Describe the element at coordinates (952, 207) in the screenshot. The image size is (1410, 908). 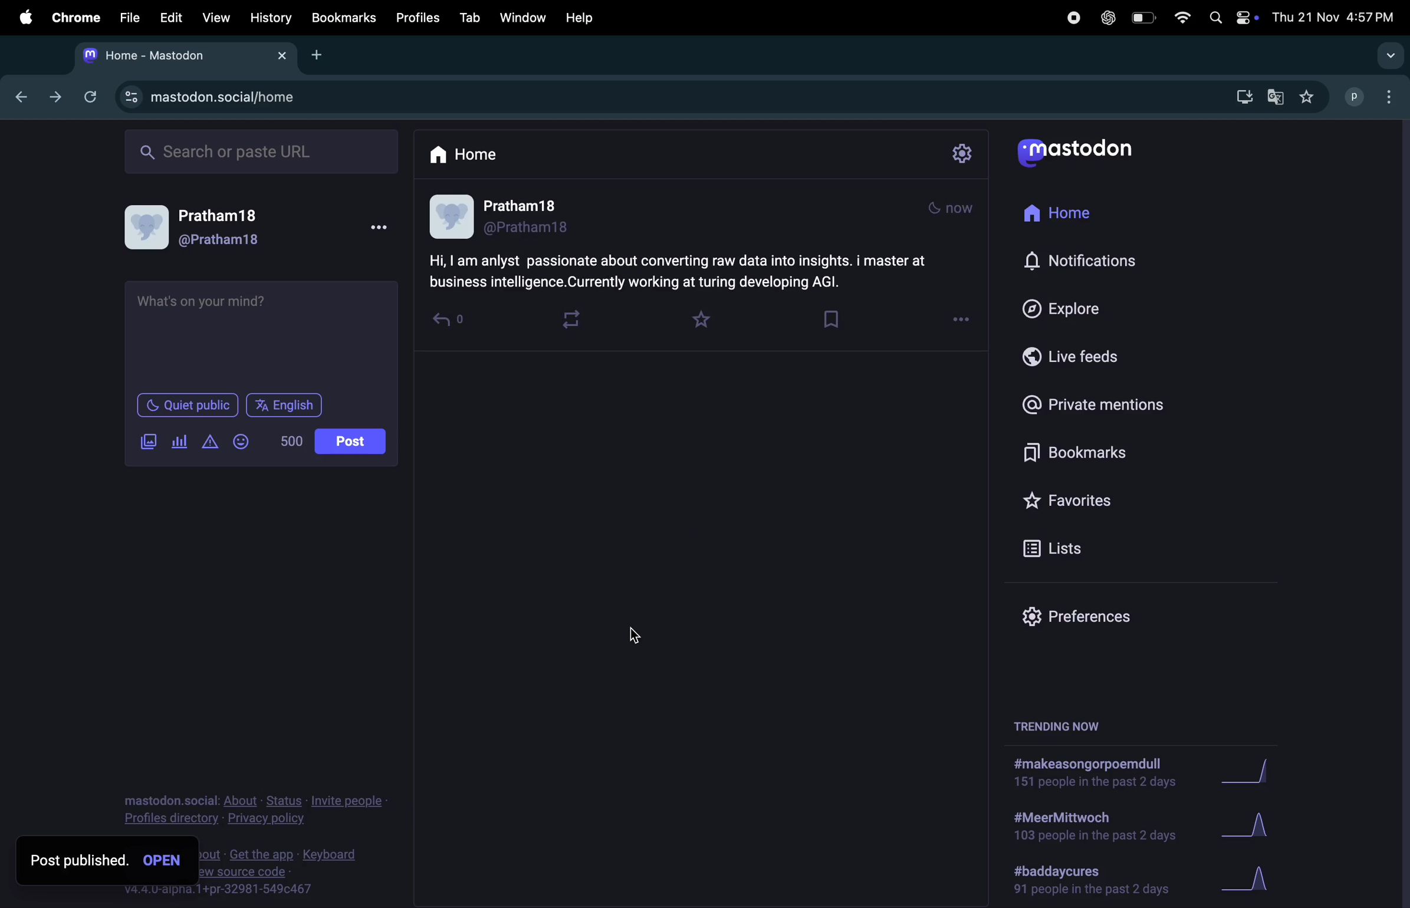
I see `mode` at that location.